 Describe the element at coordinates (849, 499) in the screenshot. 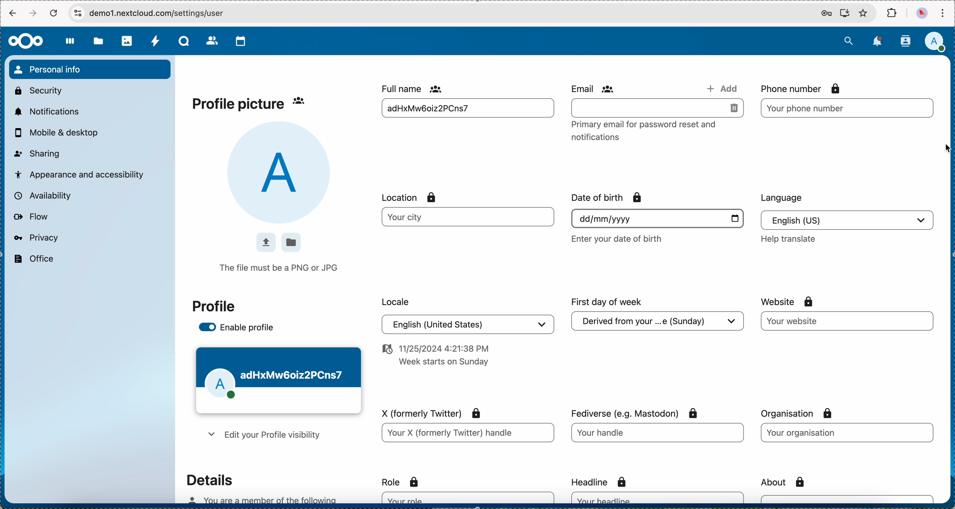

I see `type here` at that location.